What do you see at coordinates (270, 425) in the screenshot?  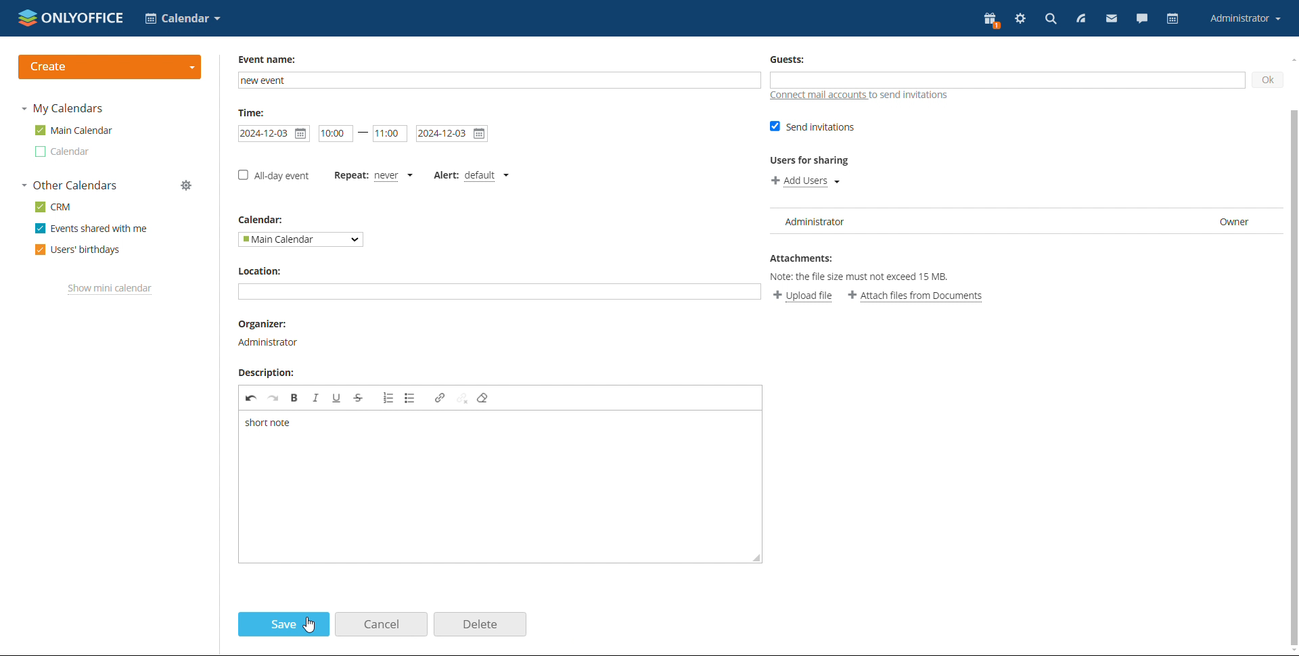 I see `note typed in` at bounding box center [270, 425].